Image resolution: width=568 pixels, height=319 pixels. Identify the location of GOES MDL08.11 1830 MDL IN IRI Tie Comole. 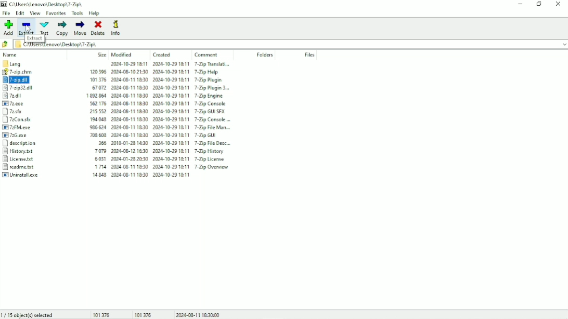
(165, 118).